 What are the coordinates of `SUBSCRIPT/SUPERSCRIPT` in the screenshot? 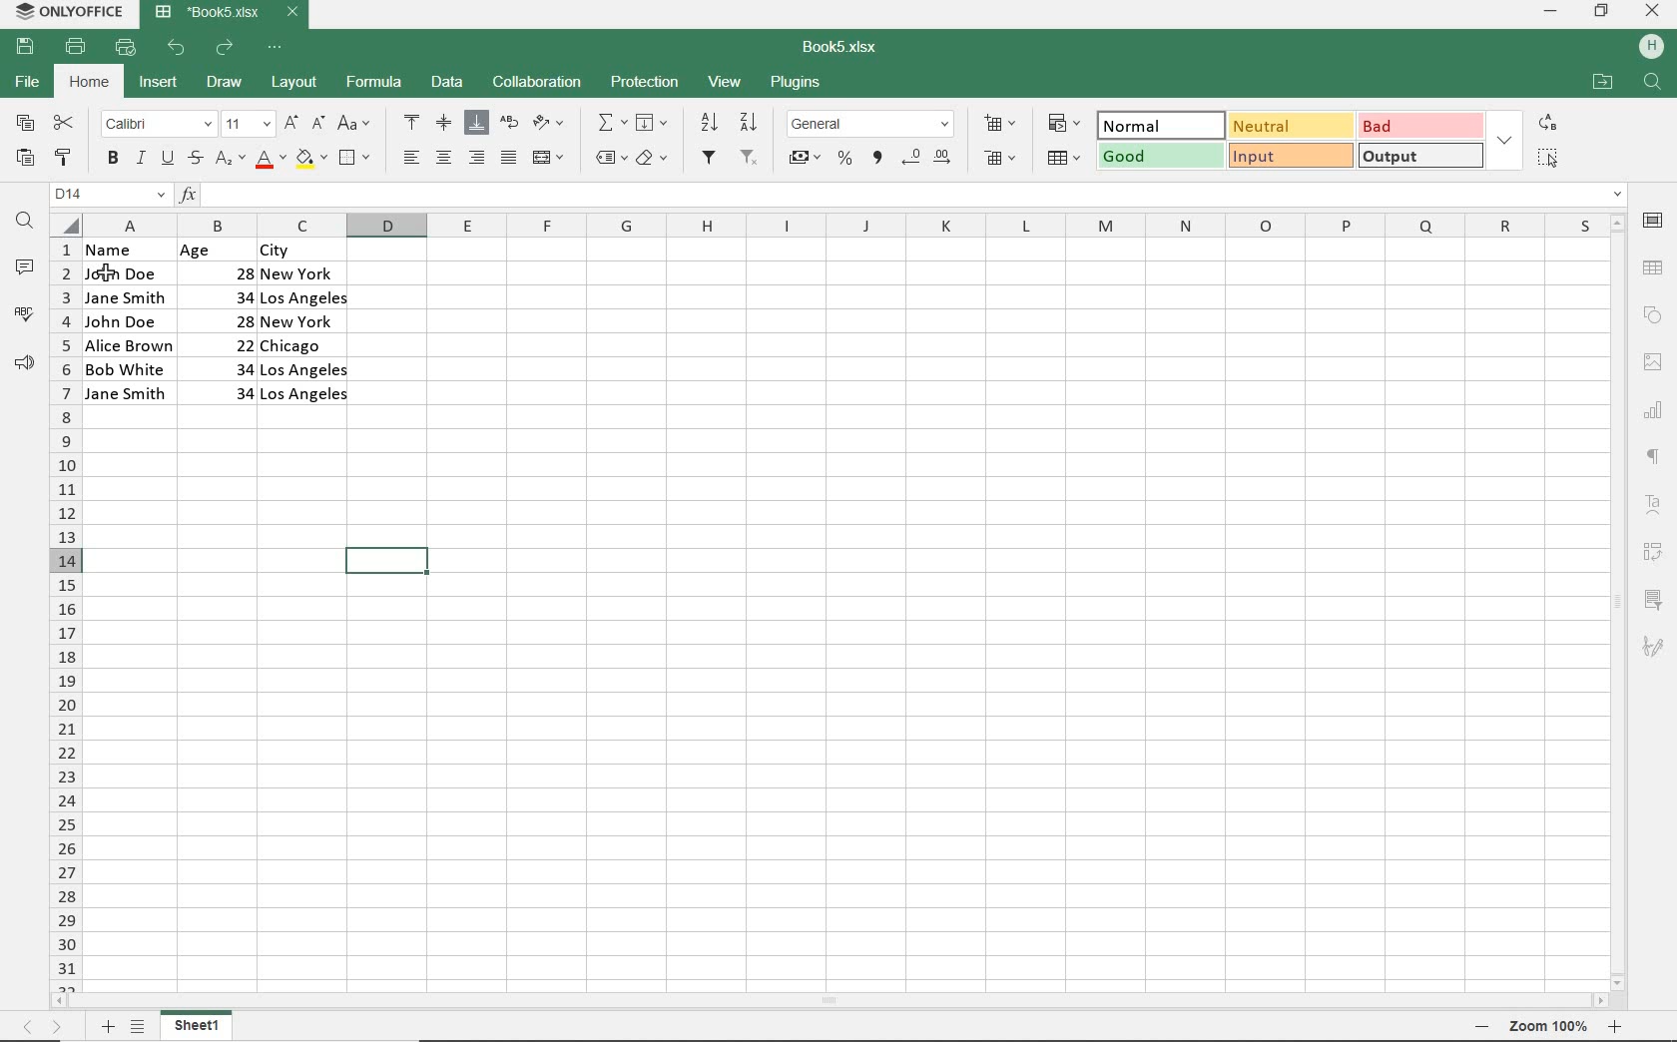 It's located at (229, 158).